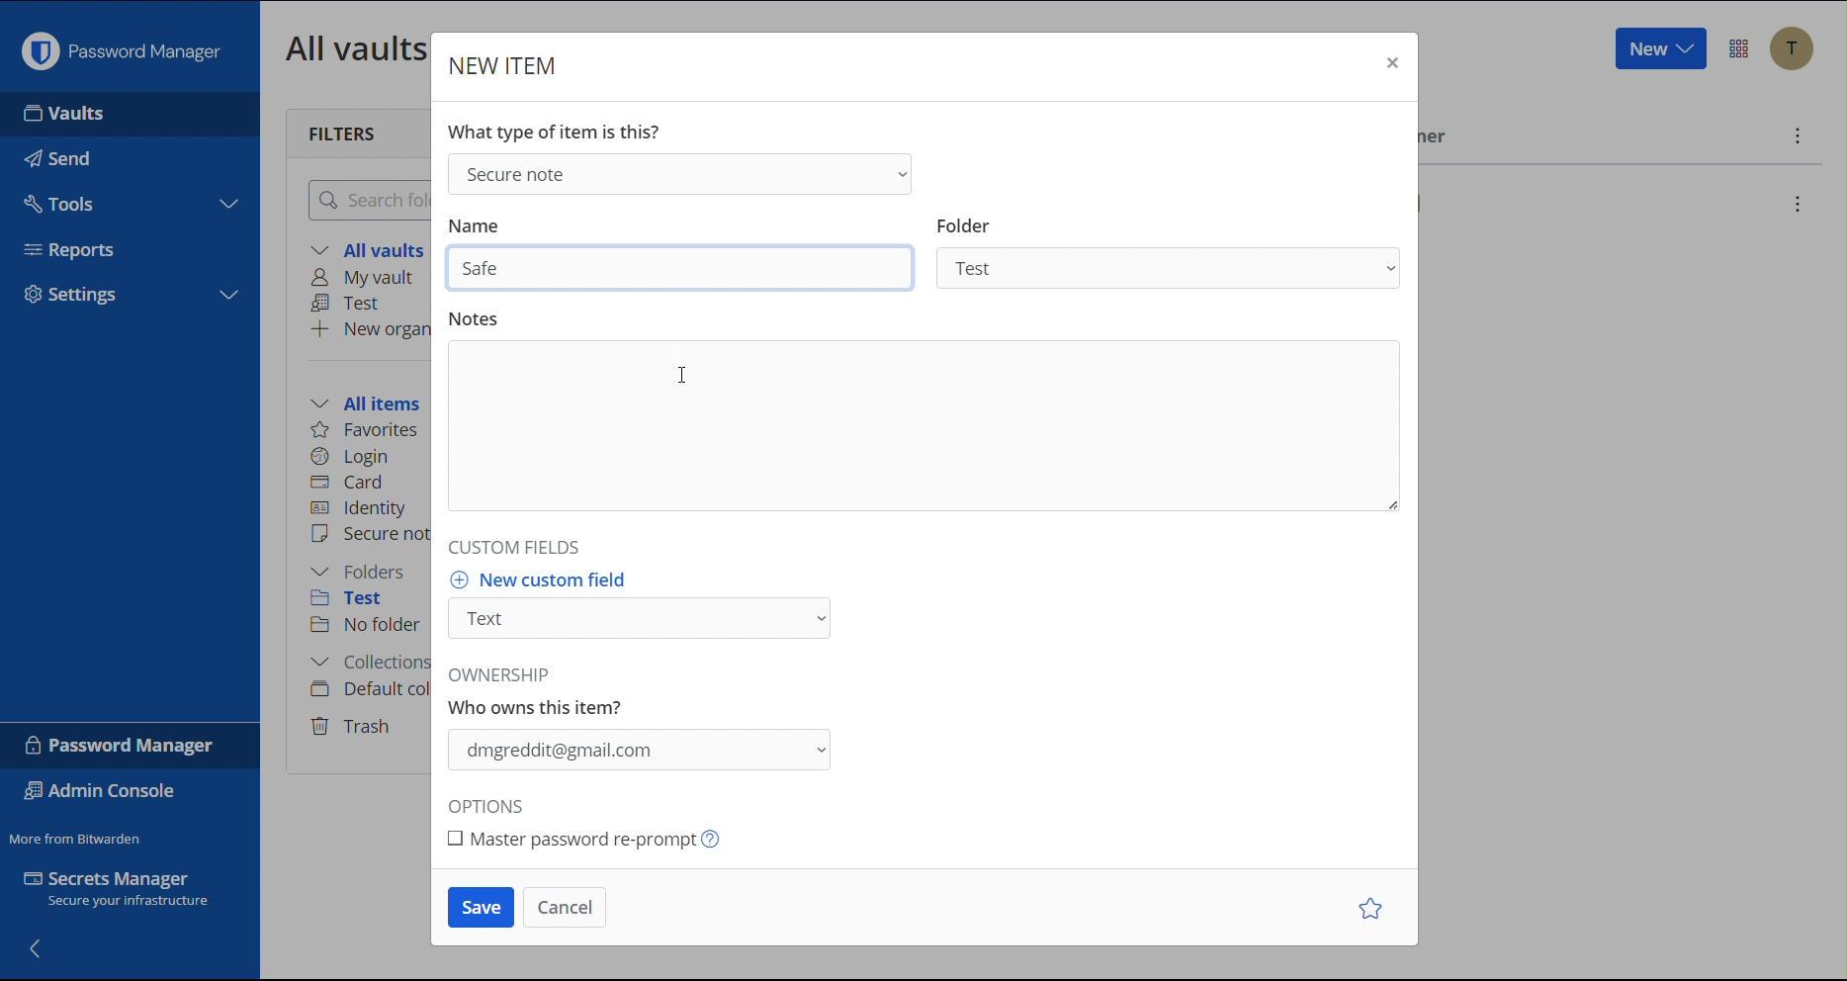 The height and width of the screenshot is (981, 1847). What do you see at coordinates (681, 267) in the screenshot?
I see `Safe` at bounding box center [681, 267].